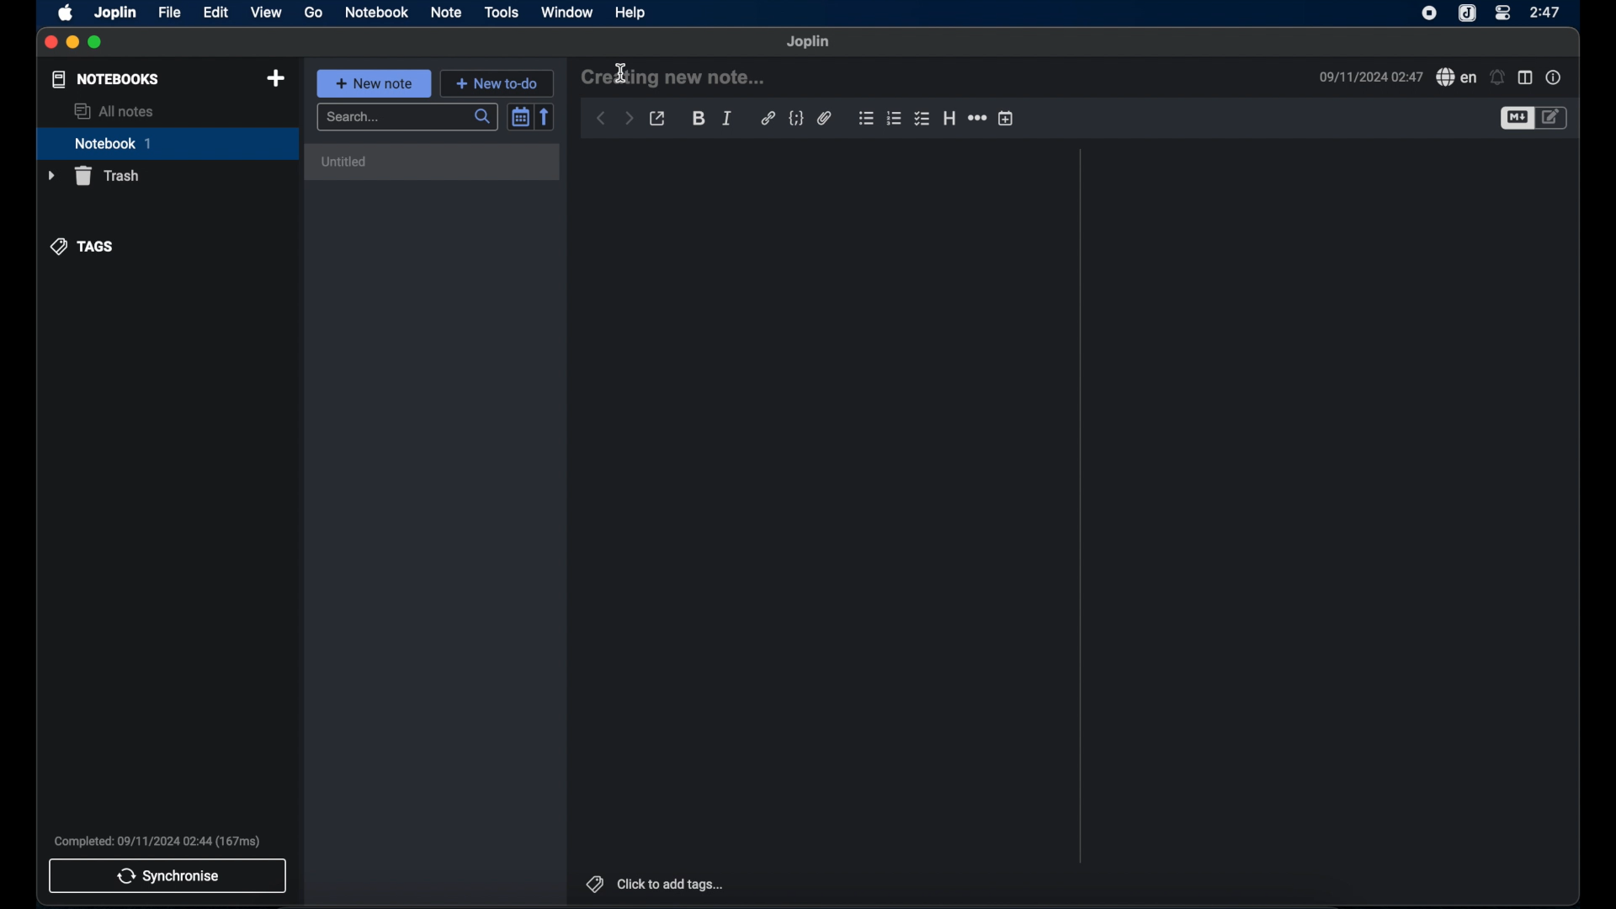 The width and height of the screenshot is (1616, 909). What do you see at coordinates (894, 119) in the screenshot?
I see `bulleted number list` at bounding box center [894, 119].